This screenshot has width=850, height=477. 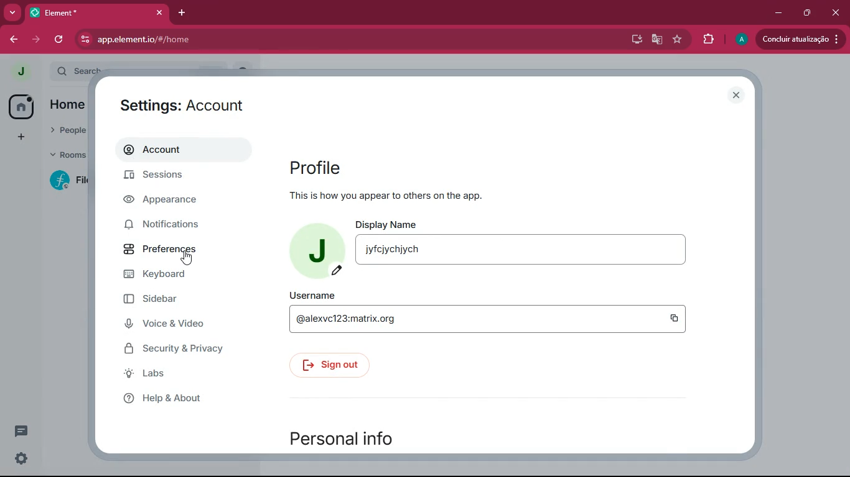 What do you see at coordinates (11, 40) in the screenshot?
I see `back` at bounding box center [11, 40].